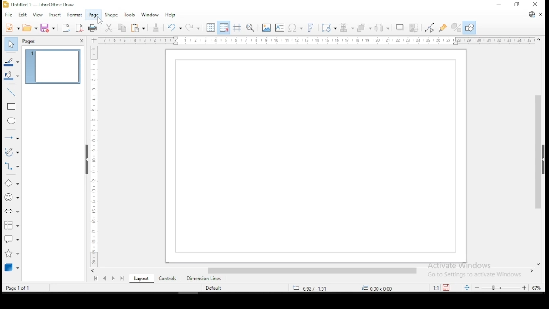 The width and height of the screenshot is (549, 309). What do you see at coordinates (11, 27) in the screenshot?
I see `new` at bounding box center [11, 27].